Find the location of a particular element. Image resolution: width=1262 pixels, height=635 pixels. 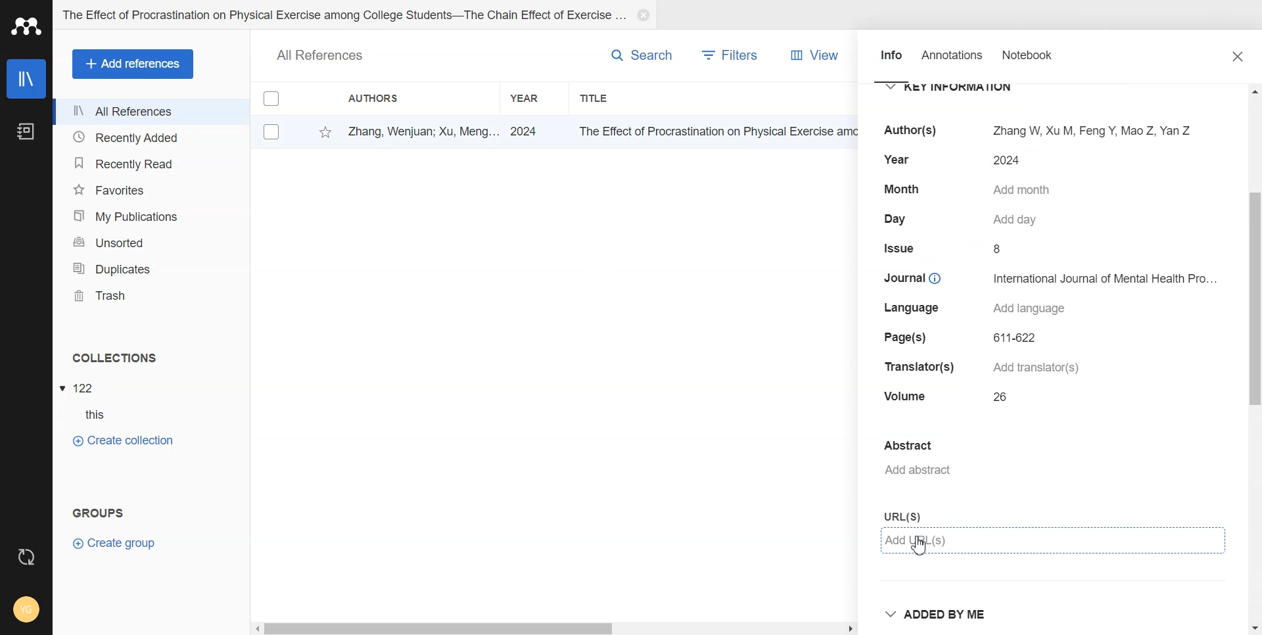

Recently Added is located at coordinates (149, 138).